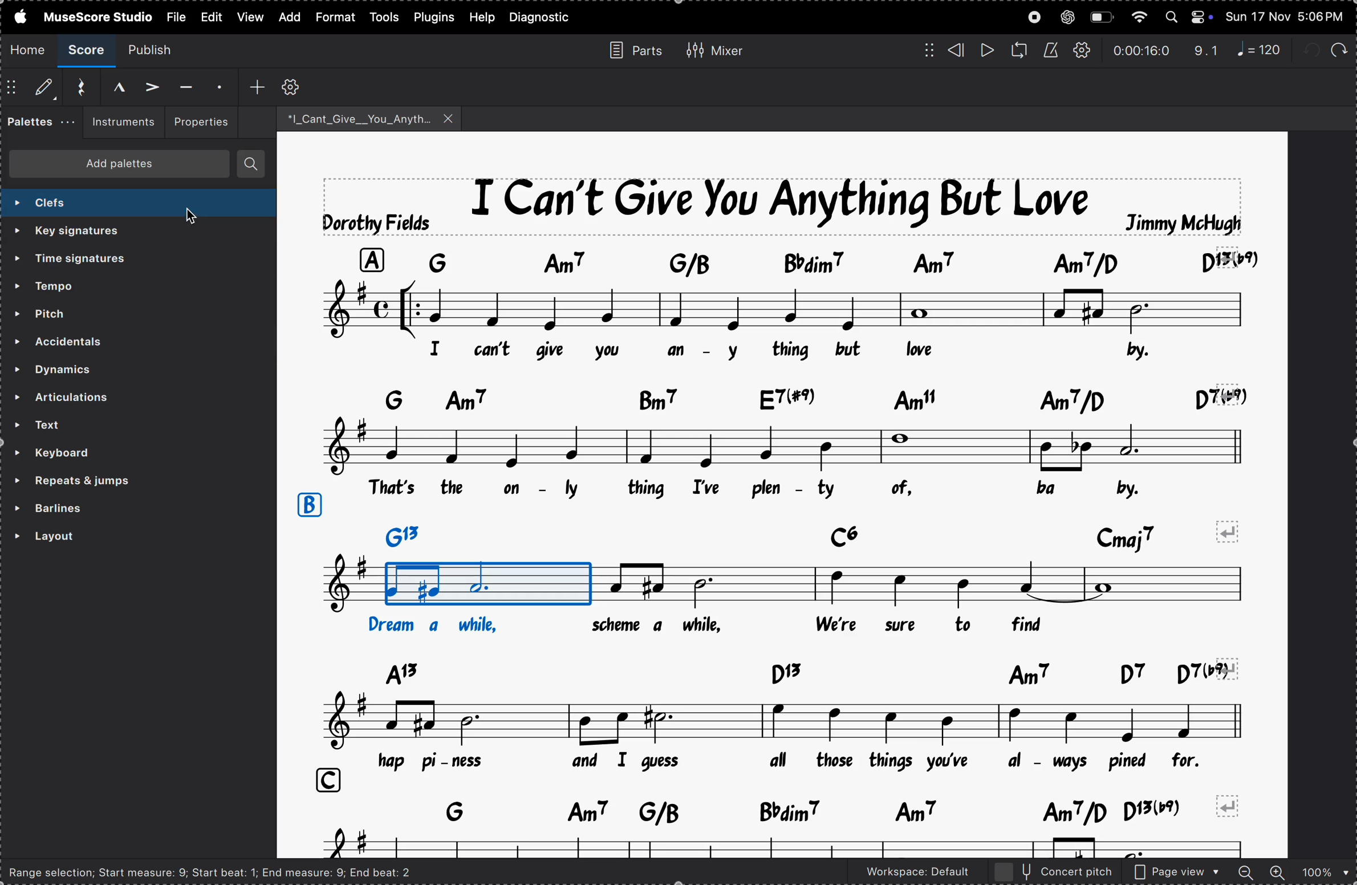 The image size is (1357, 885). What do you see at coordinates (907, 874) in the screenshot?
I see `worspace` at bounding box center [907, 874].